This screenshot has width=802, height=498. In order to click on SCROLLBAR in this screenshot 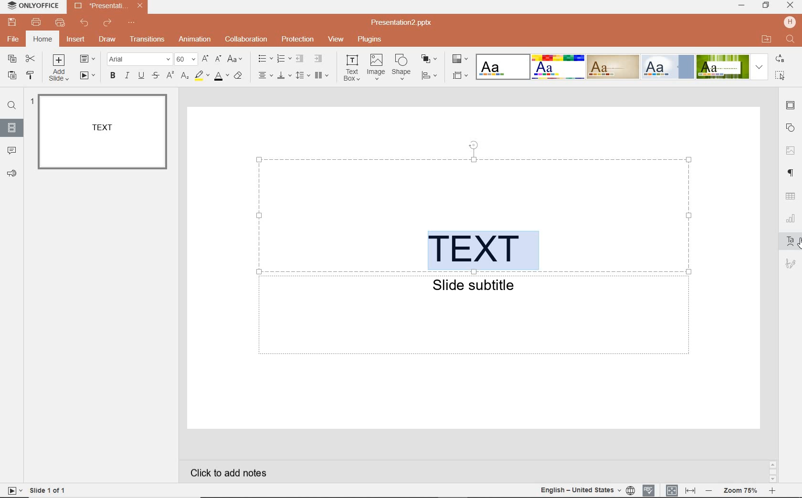, I will do `click(772, 471)`.